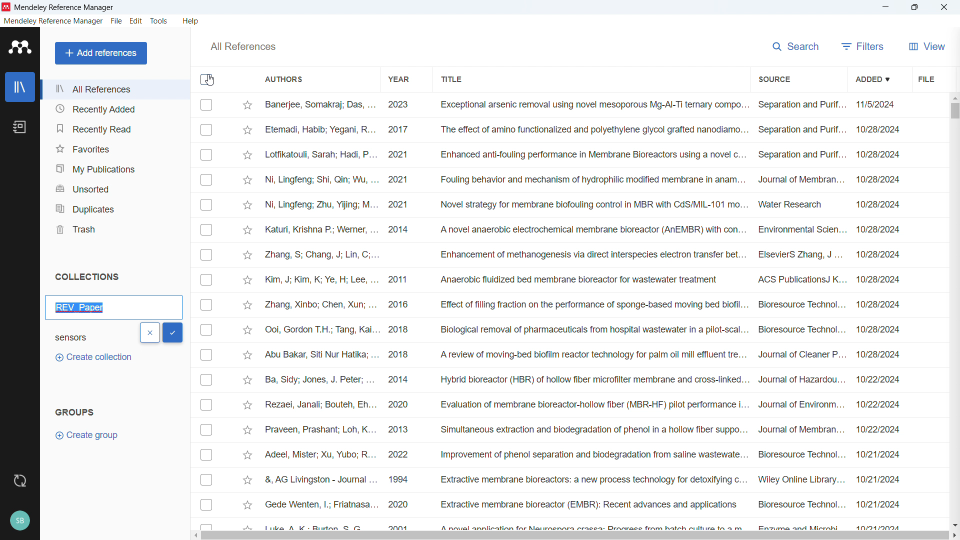 This screenshot has width=960, height=540. I want to click on Star mark respective publication, so click(248, 230).